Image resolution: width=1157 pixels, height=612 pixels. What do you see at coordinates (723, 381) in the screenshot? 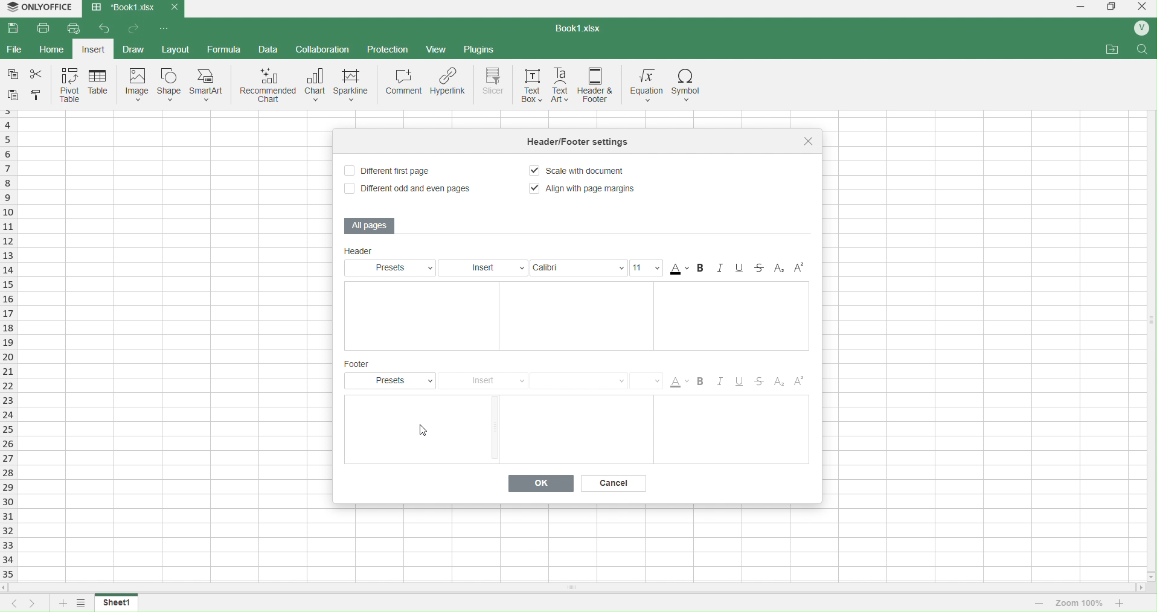
I see `Italic` at bounding box center [723, 381].